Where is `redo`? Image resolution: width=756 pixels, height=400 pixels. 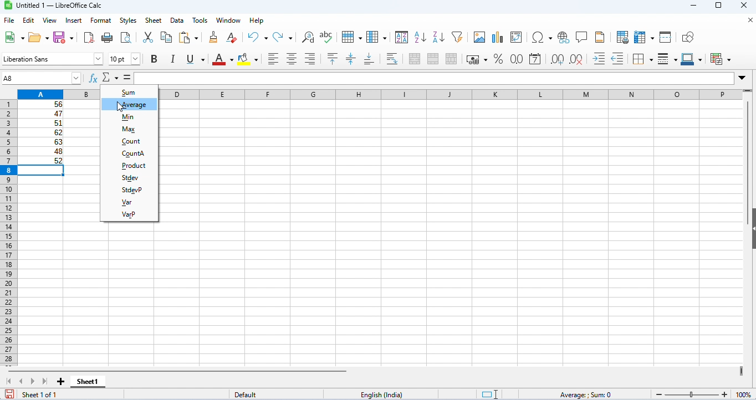
redo is located at coordinates (284, 37).